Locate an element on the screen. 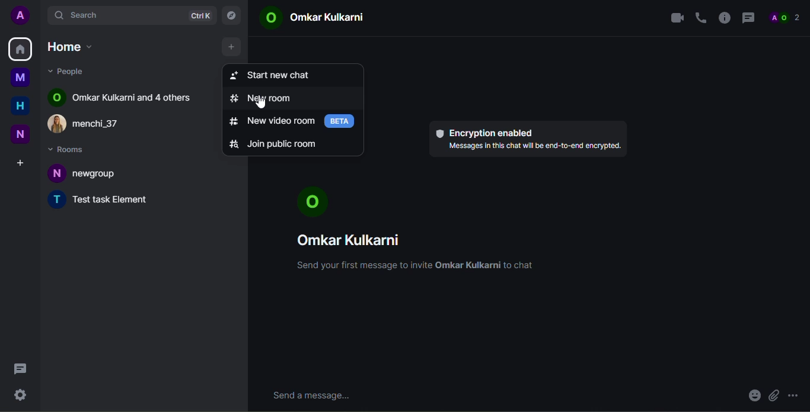 This screenshot has width=810, height=412. home is located at coordinates (20, 107).